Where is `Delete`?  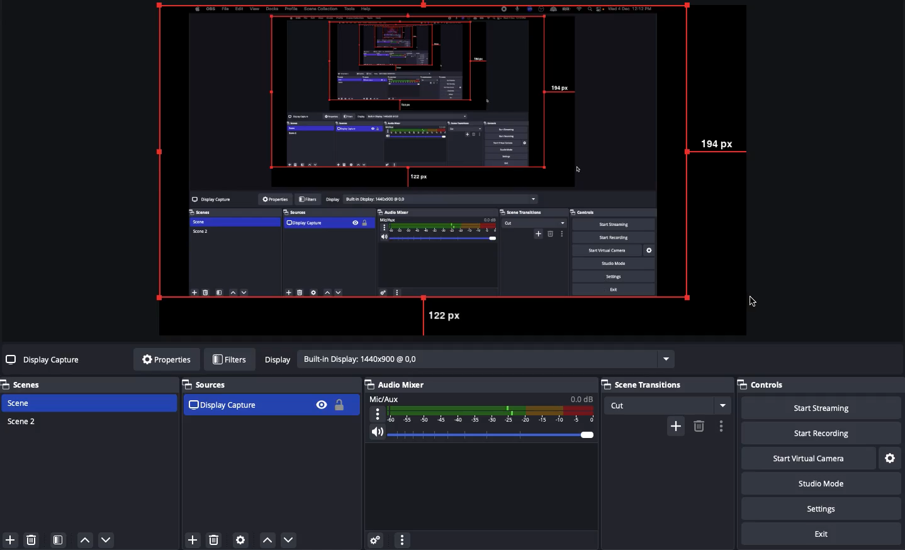 Delete is located at coordinates (33, 539).